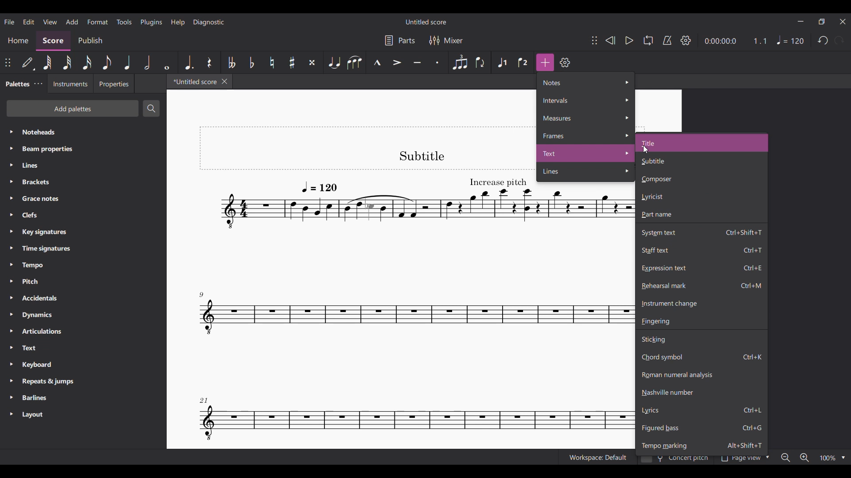 The width and height of the screenshot is (851, 478). Describe the element at coordinates (586, 172) in the screenshot. I see `Lines option` at that location.